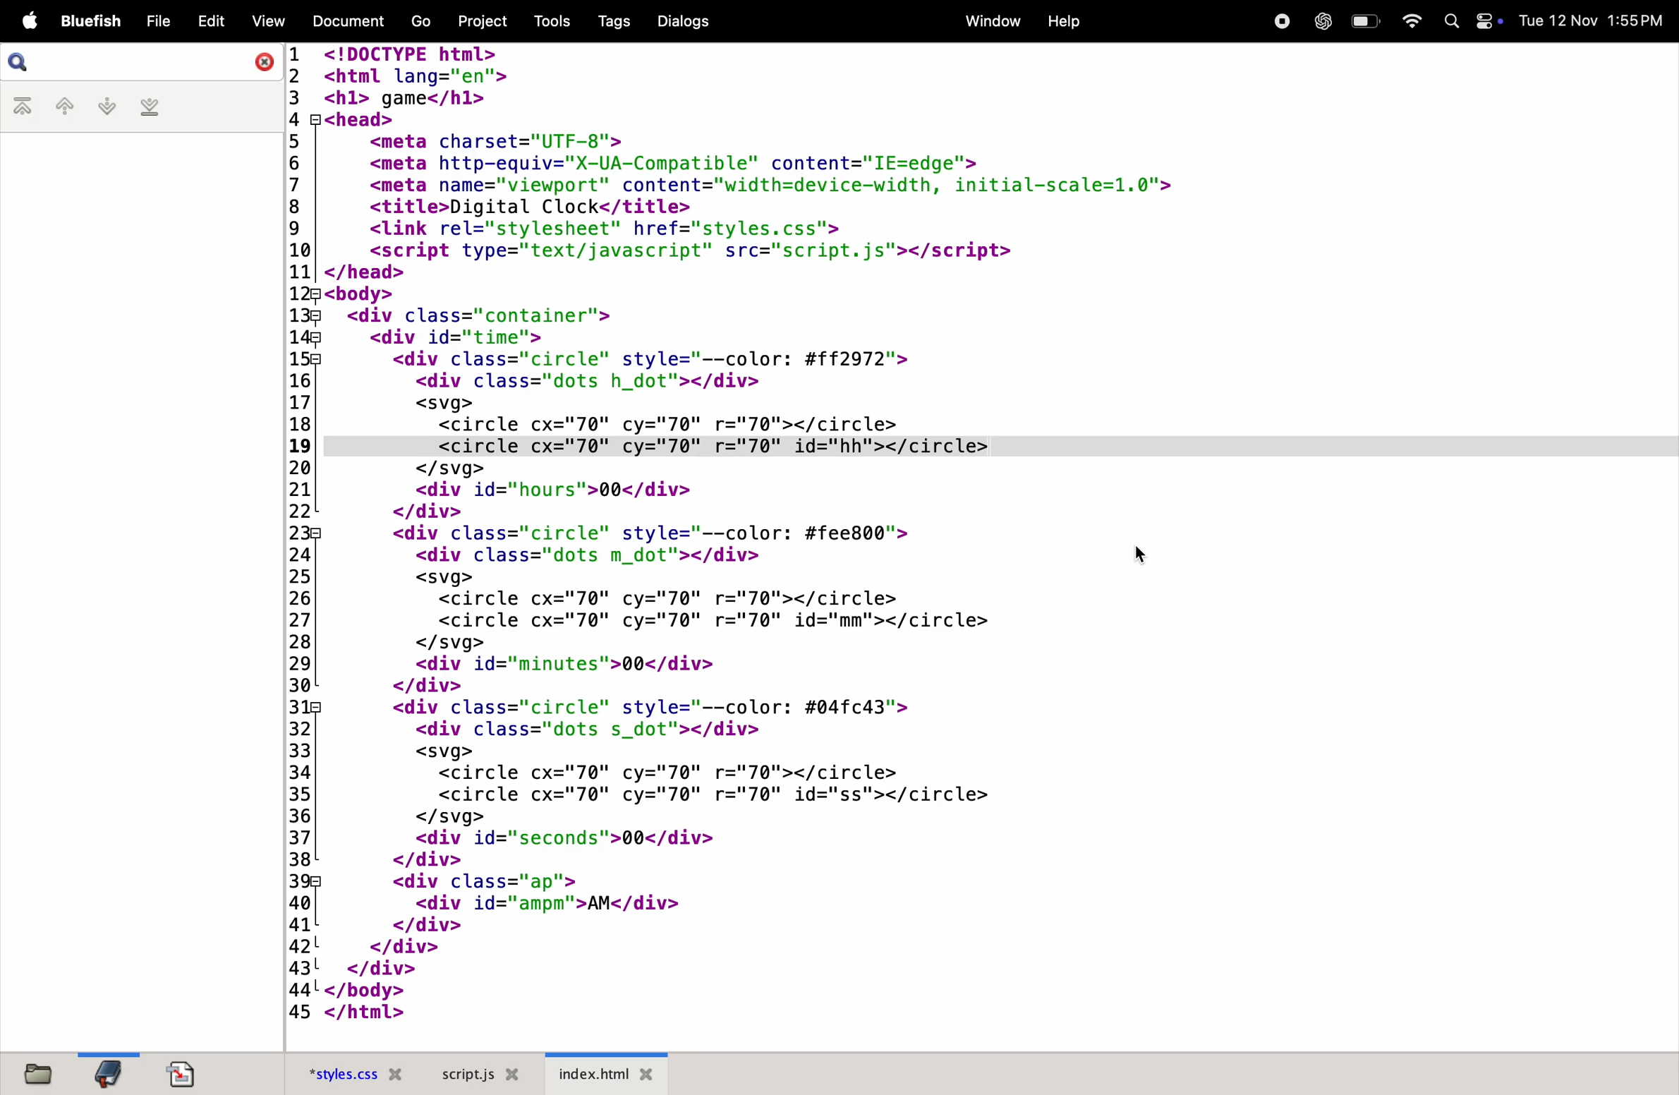 The height and width of the screenshot is (1095, 1679). Describe the element at coordinates (609, 20) in the screenshot. I see `tags` at that location.